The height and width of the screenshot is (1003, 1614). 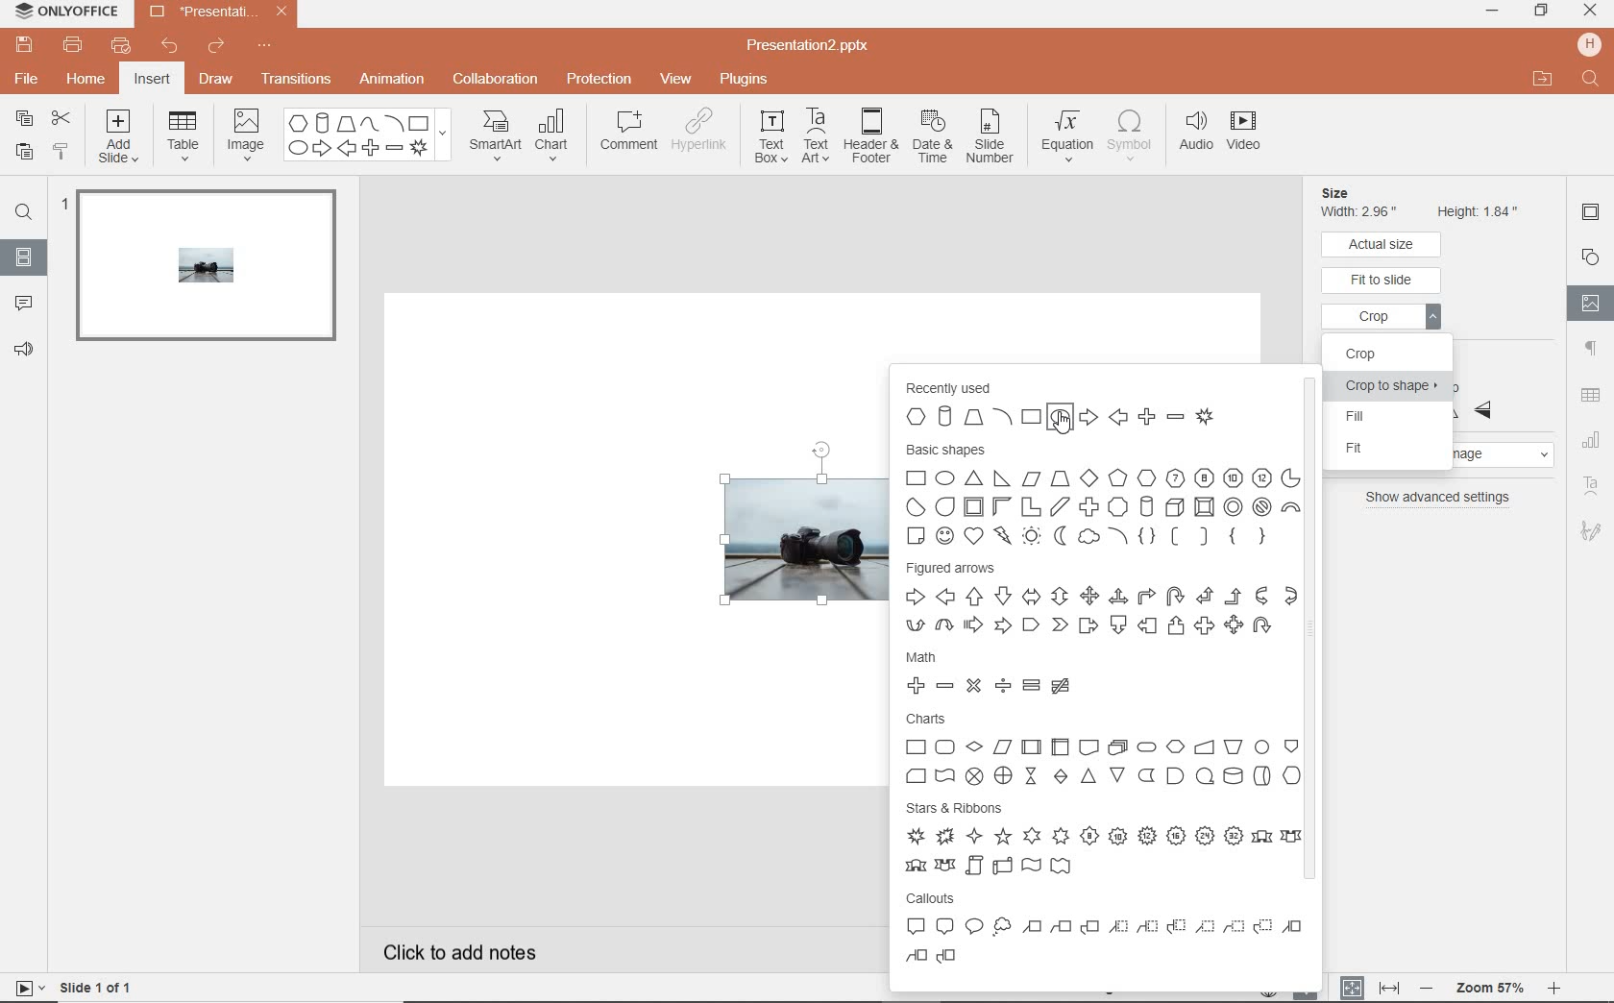 I want to click on videos, so click(x=1243, y=134).